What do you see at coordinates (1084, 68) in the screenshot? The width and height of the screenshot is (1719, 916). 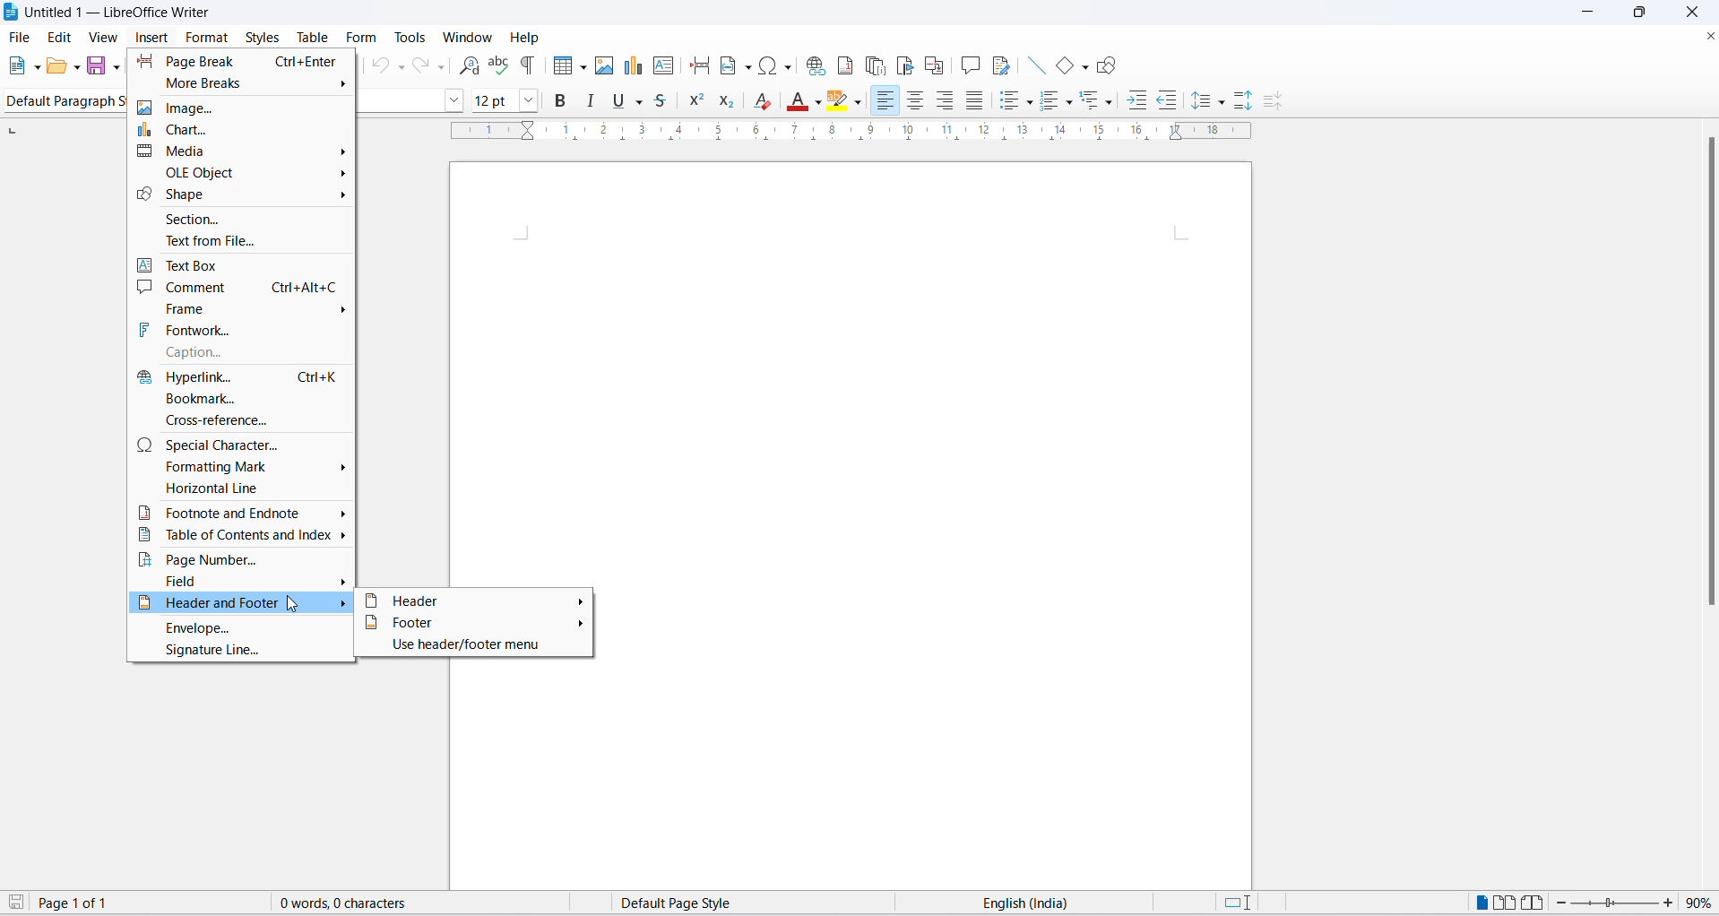 I see `basic shapes options` at bounding box center [1084, 68].